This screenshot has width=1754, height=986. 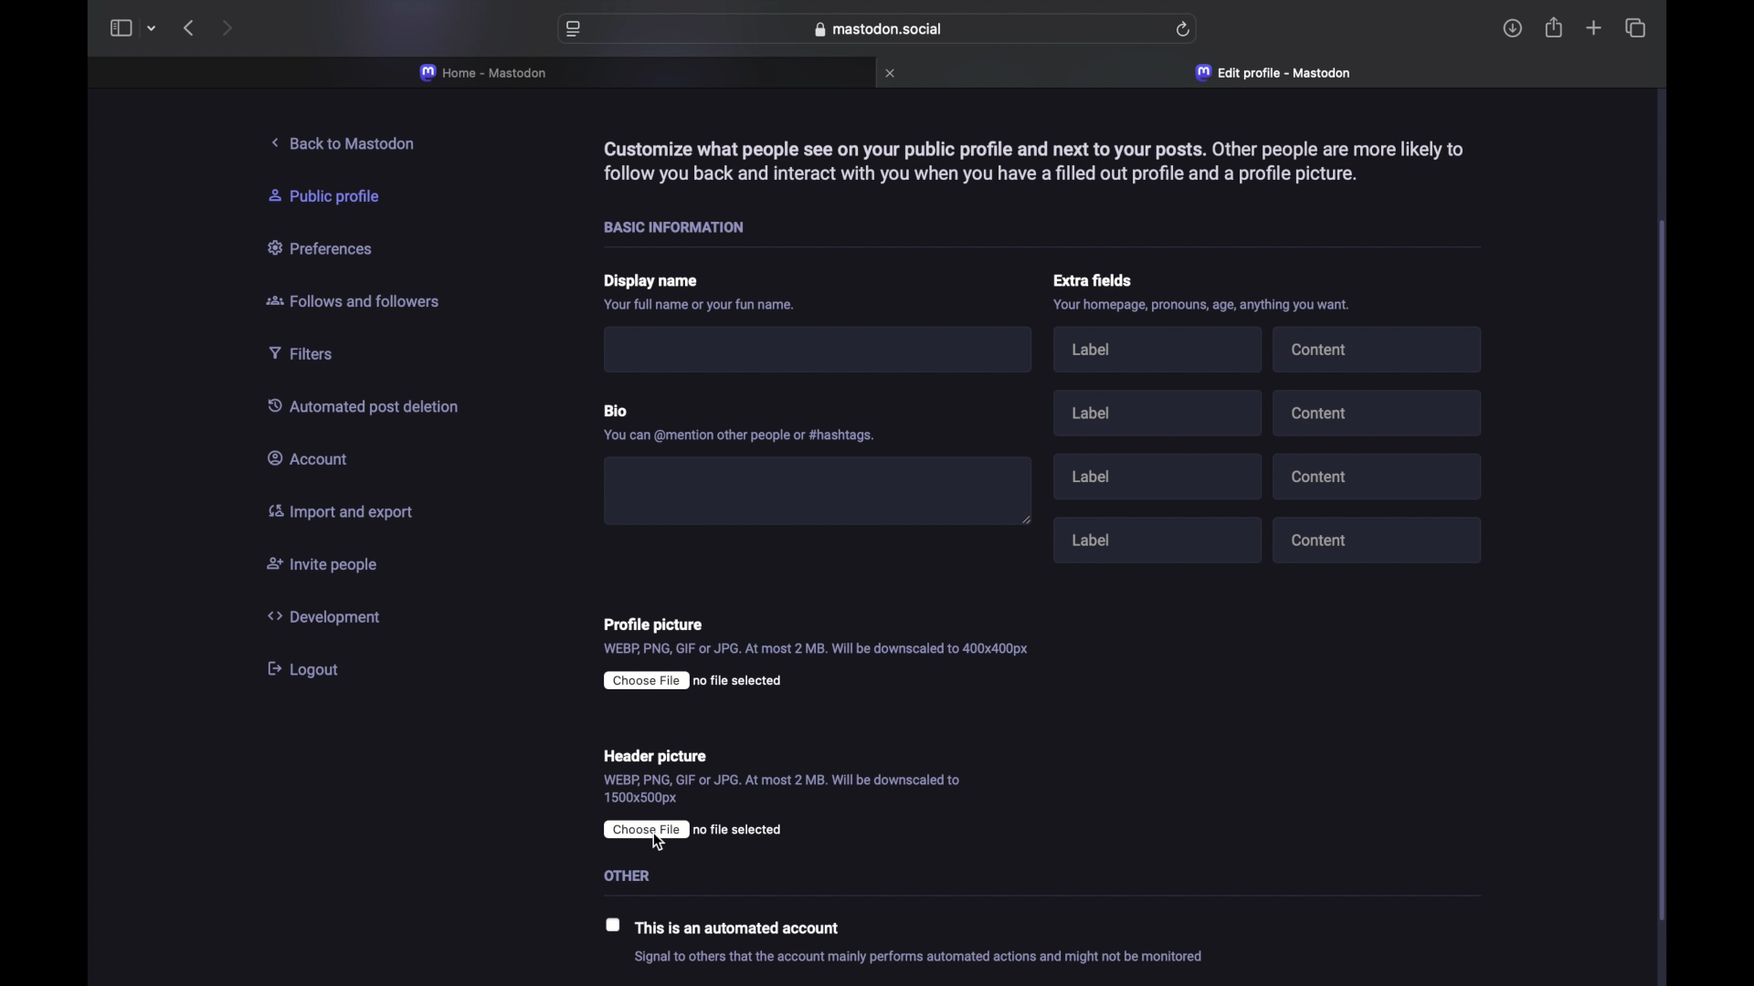 I want to click on content, so click(x=1379, y=541).